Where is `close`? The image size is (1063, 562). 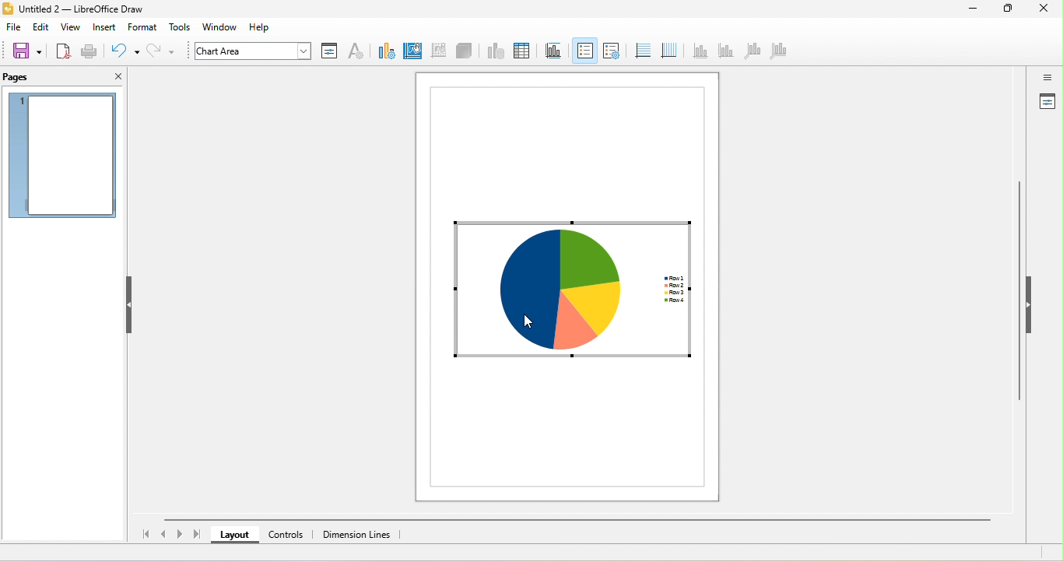
close is located at coordinates (1045, 9).